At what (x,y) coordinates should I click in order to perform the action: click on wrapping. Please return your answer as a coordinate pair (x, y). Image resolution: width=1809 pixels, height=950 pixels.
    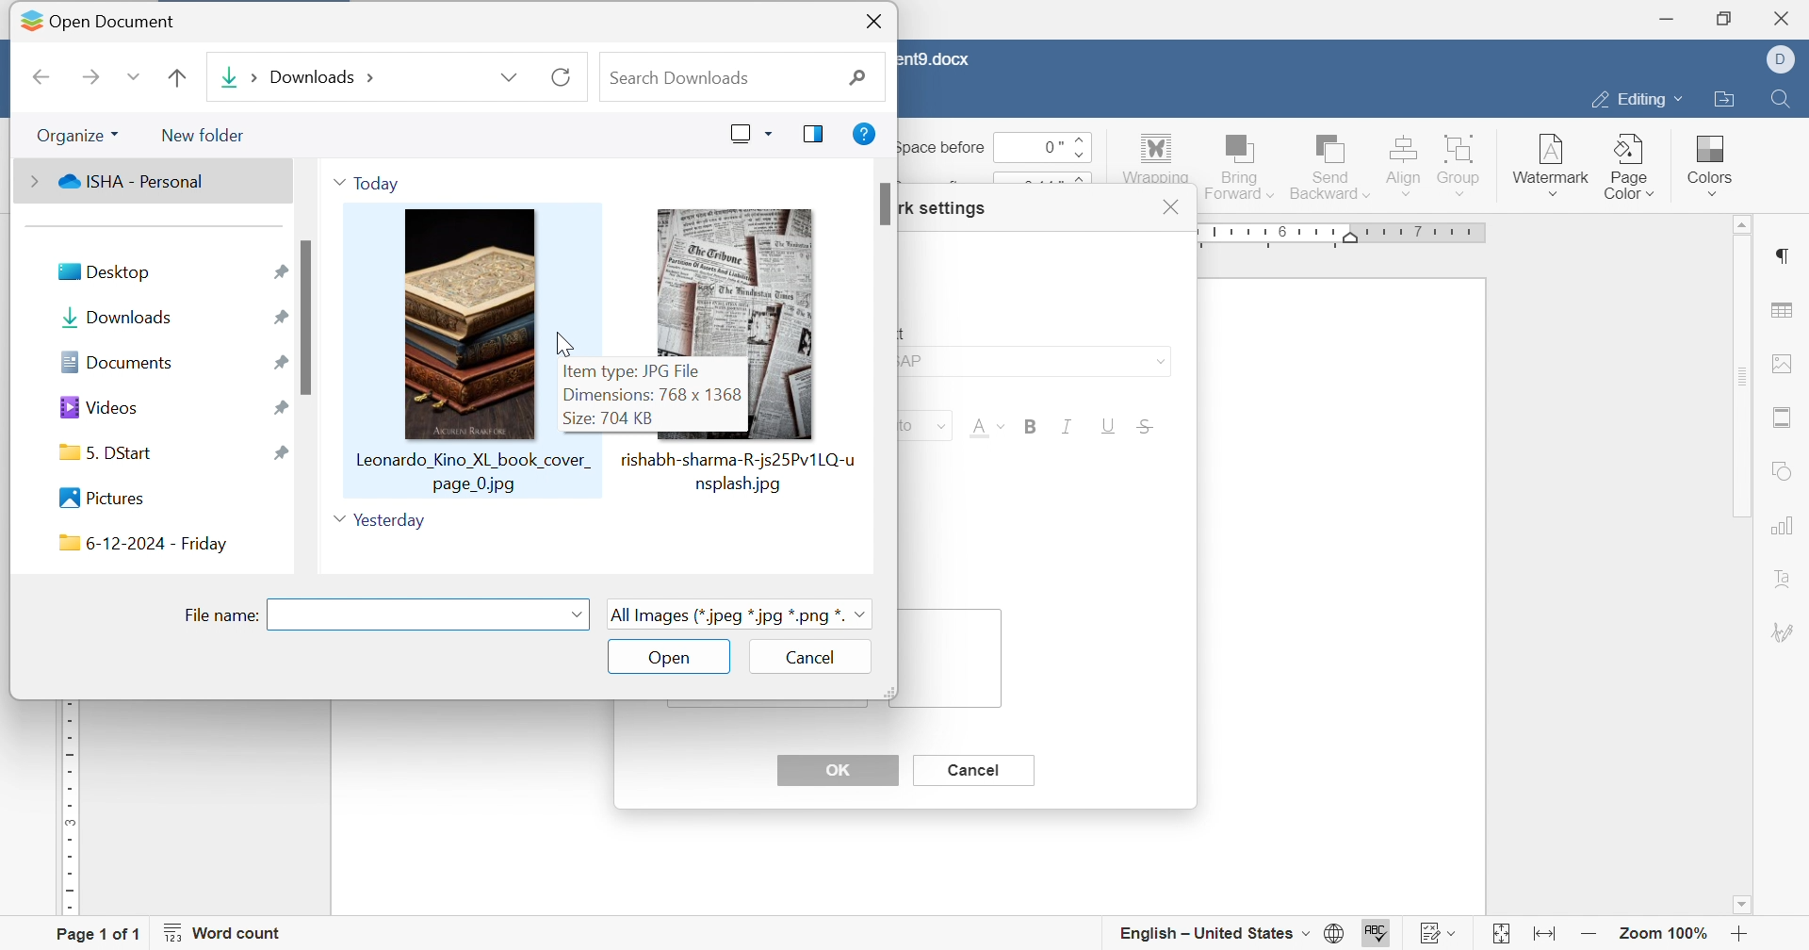
    Looking at the image, I should click on (1154, 159).